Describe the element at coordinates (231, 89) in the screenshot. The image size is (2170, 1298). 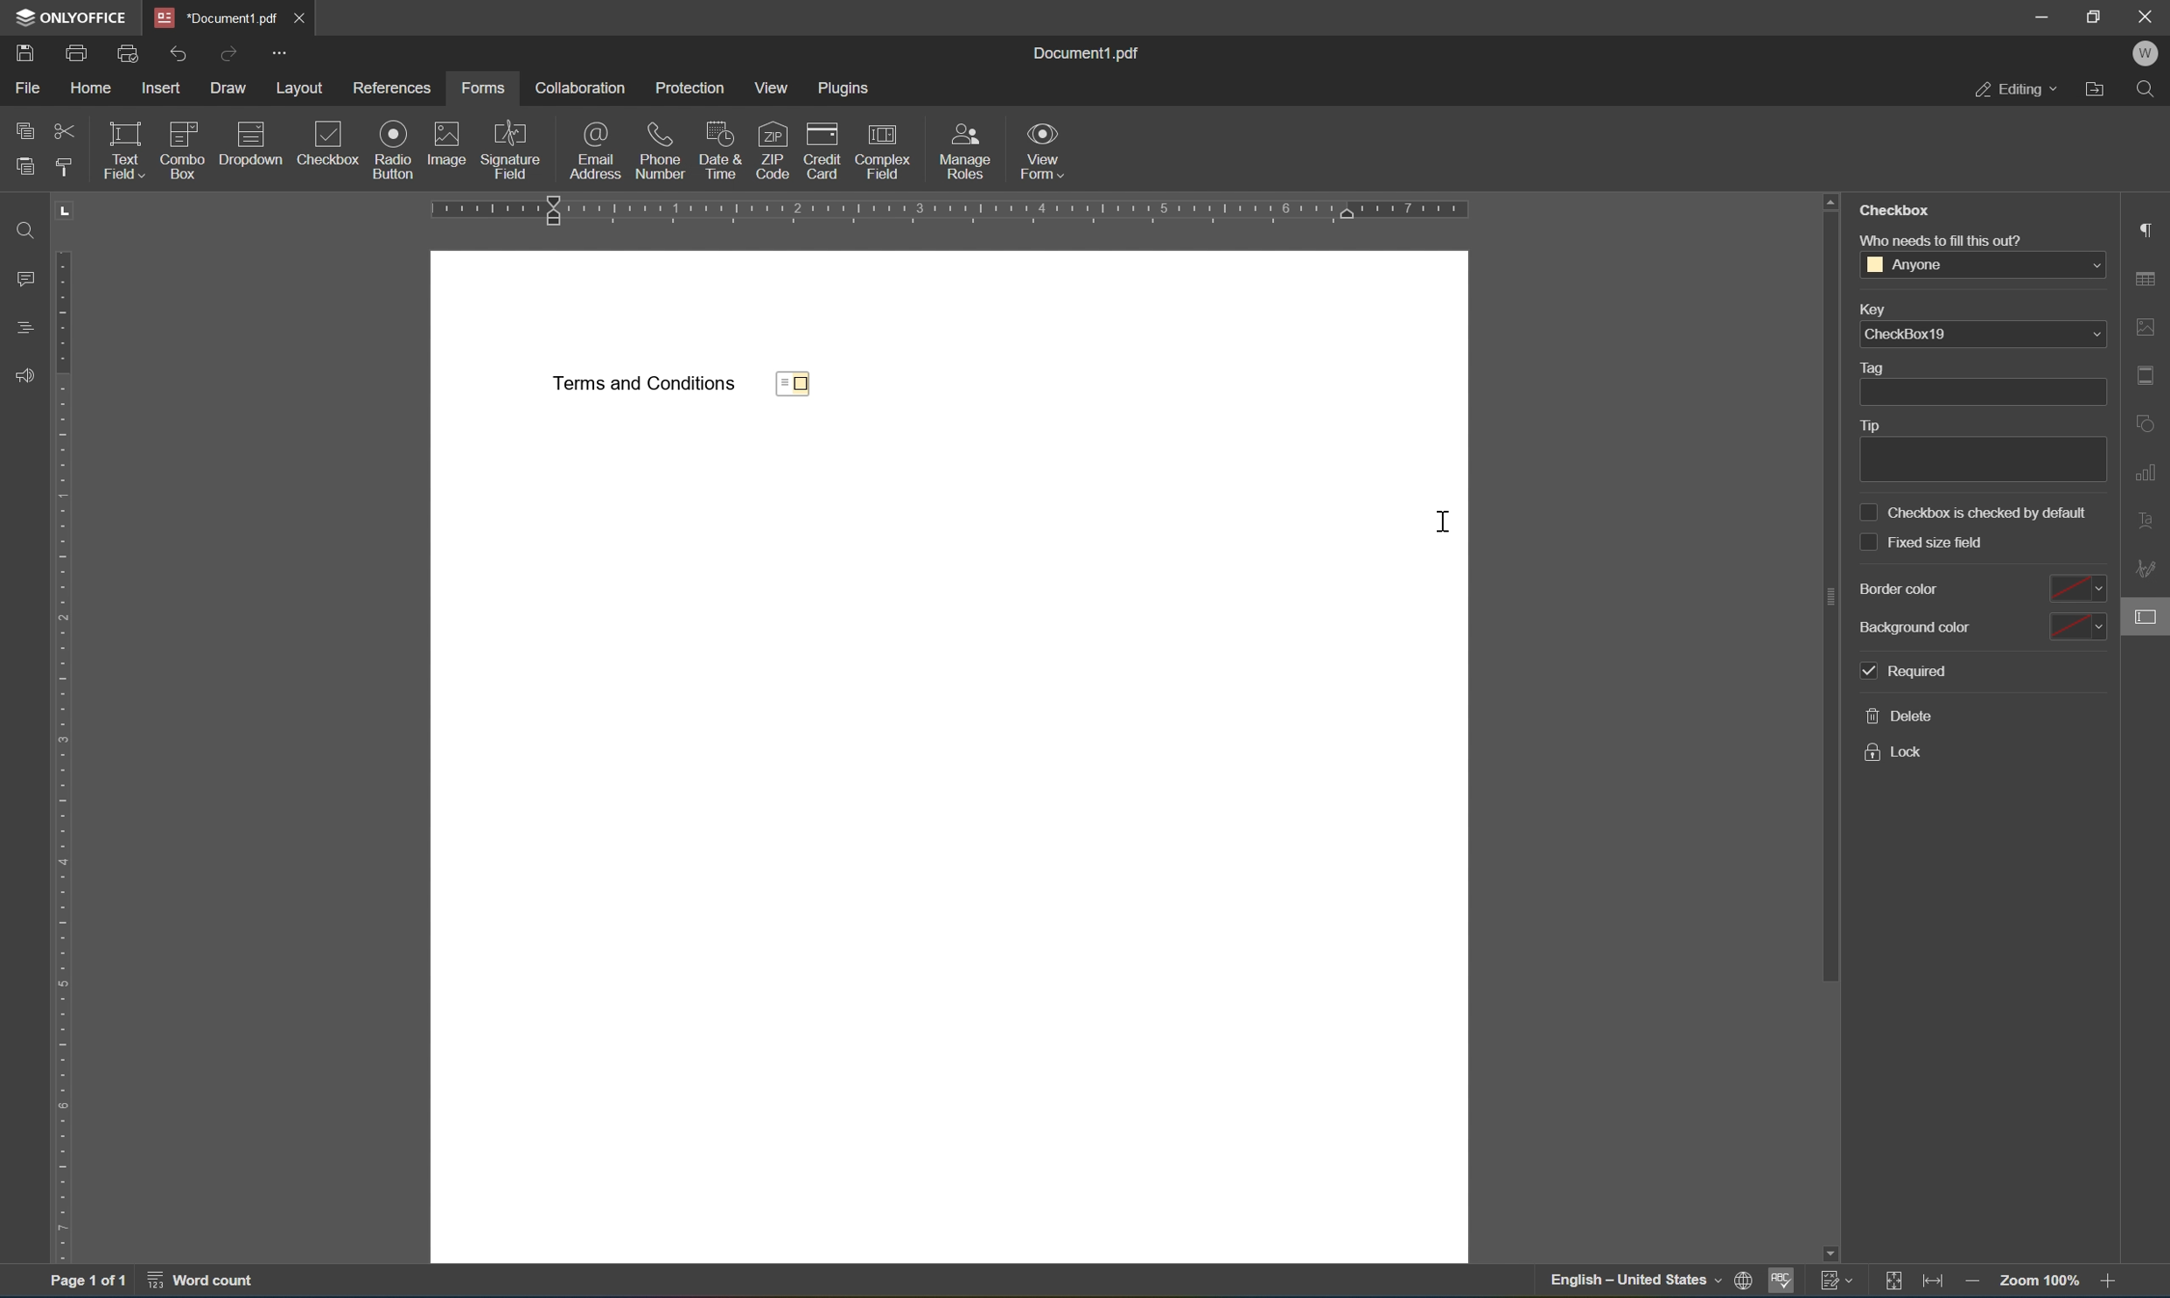
I see `draw` at that location.